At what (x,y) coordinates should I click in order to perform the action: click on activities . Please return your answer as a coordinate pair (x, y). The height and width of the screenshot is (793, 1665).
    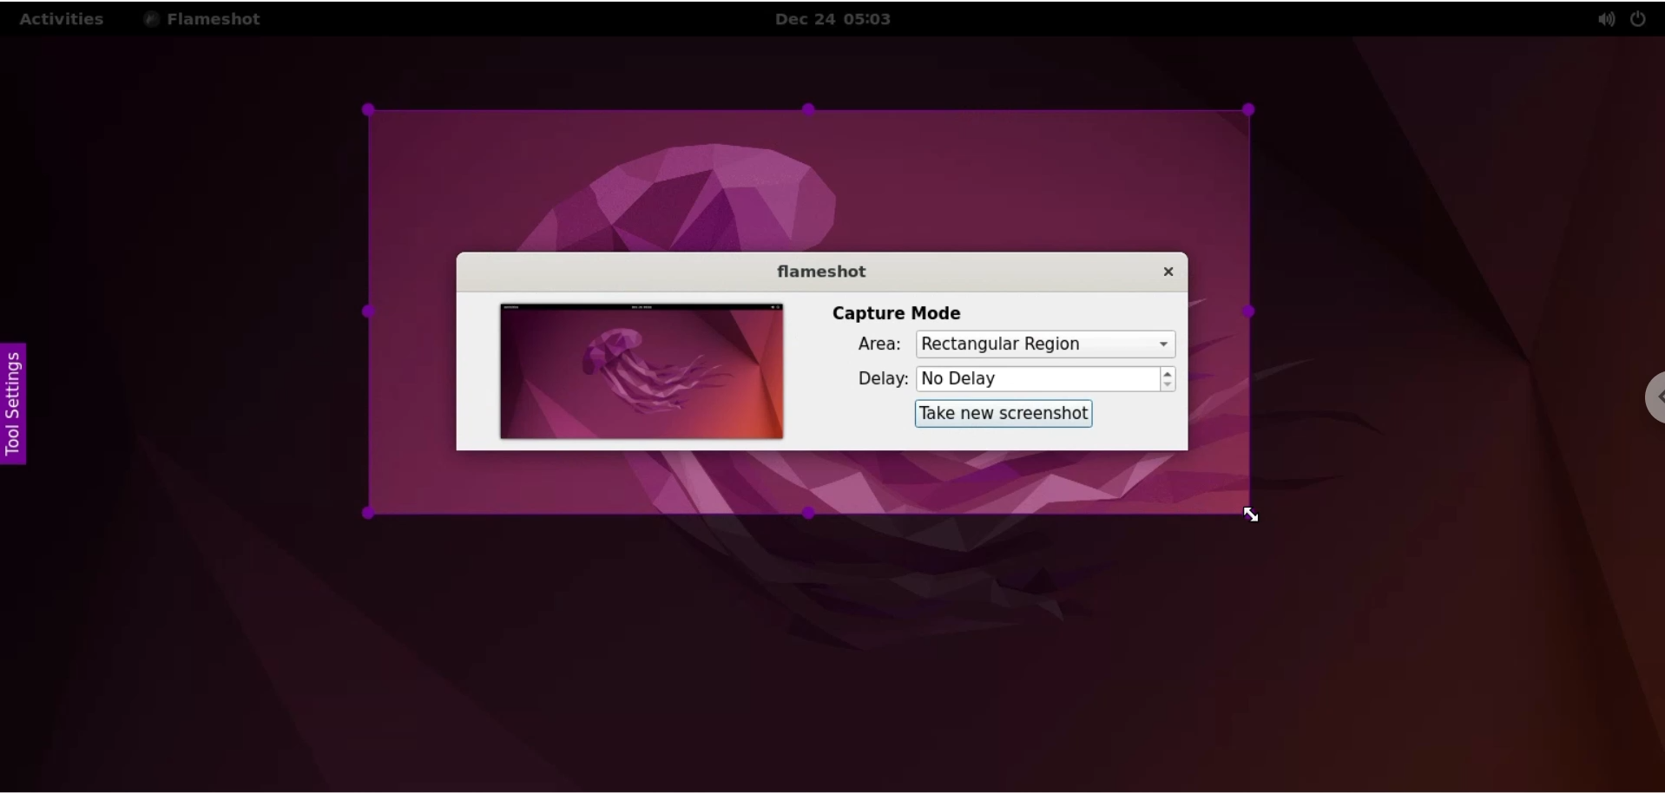
    Looking at the image, I should click on (64, 19).